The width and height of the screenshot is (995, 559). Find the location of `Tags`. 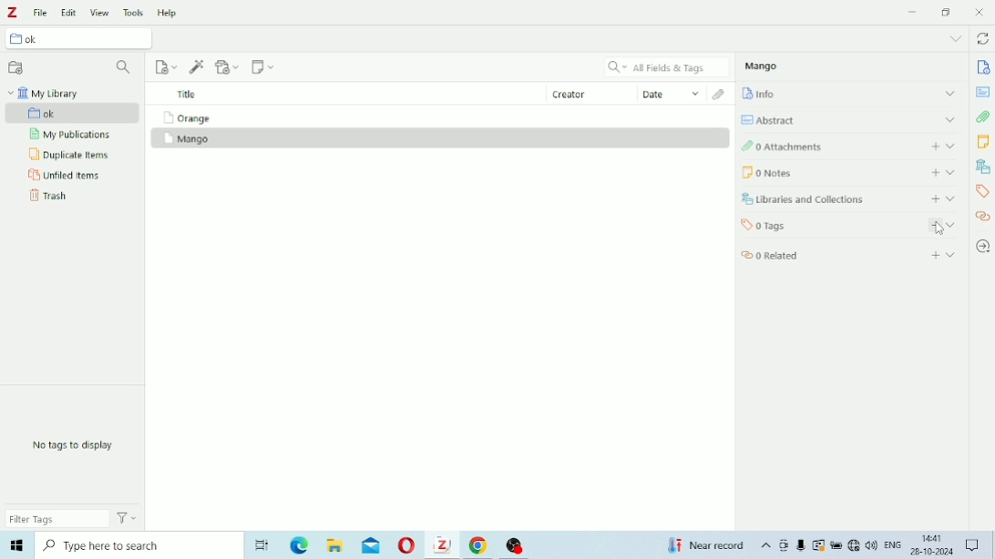

Tags is located at coordinates (851, 225).